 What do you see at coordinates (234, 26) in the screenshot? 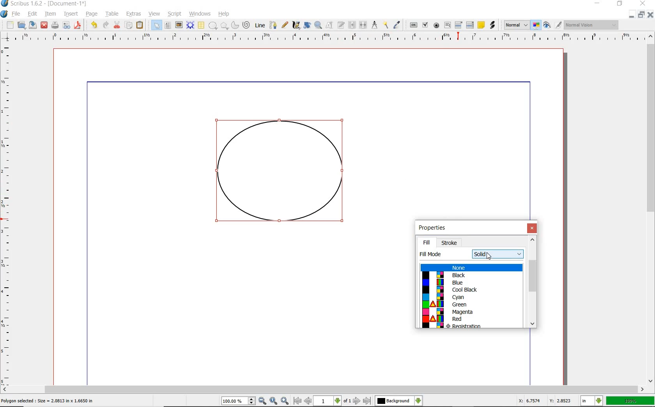
I see `ARC` at bounding box center [234, 26].